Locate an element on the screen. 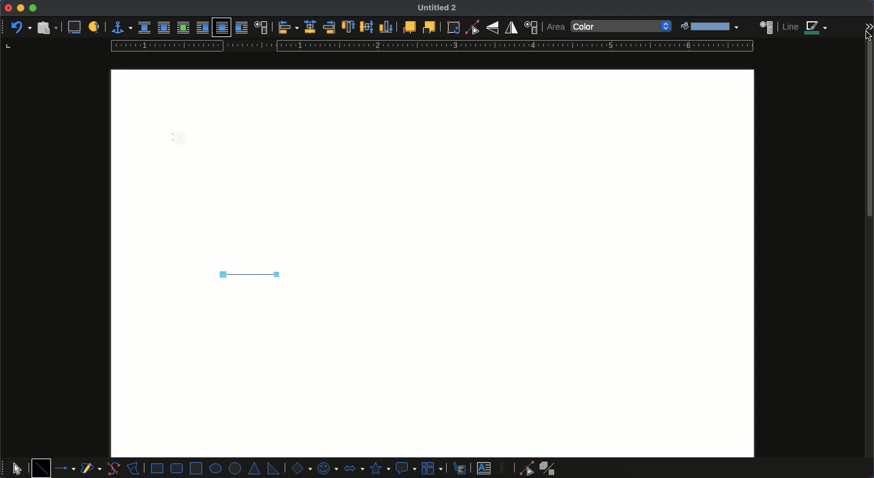 This screenshot has height=478, width=874. back one is located at coordinates (428, 27).